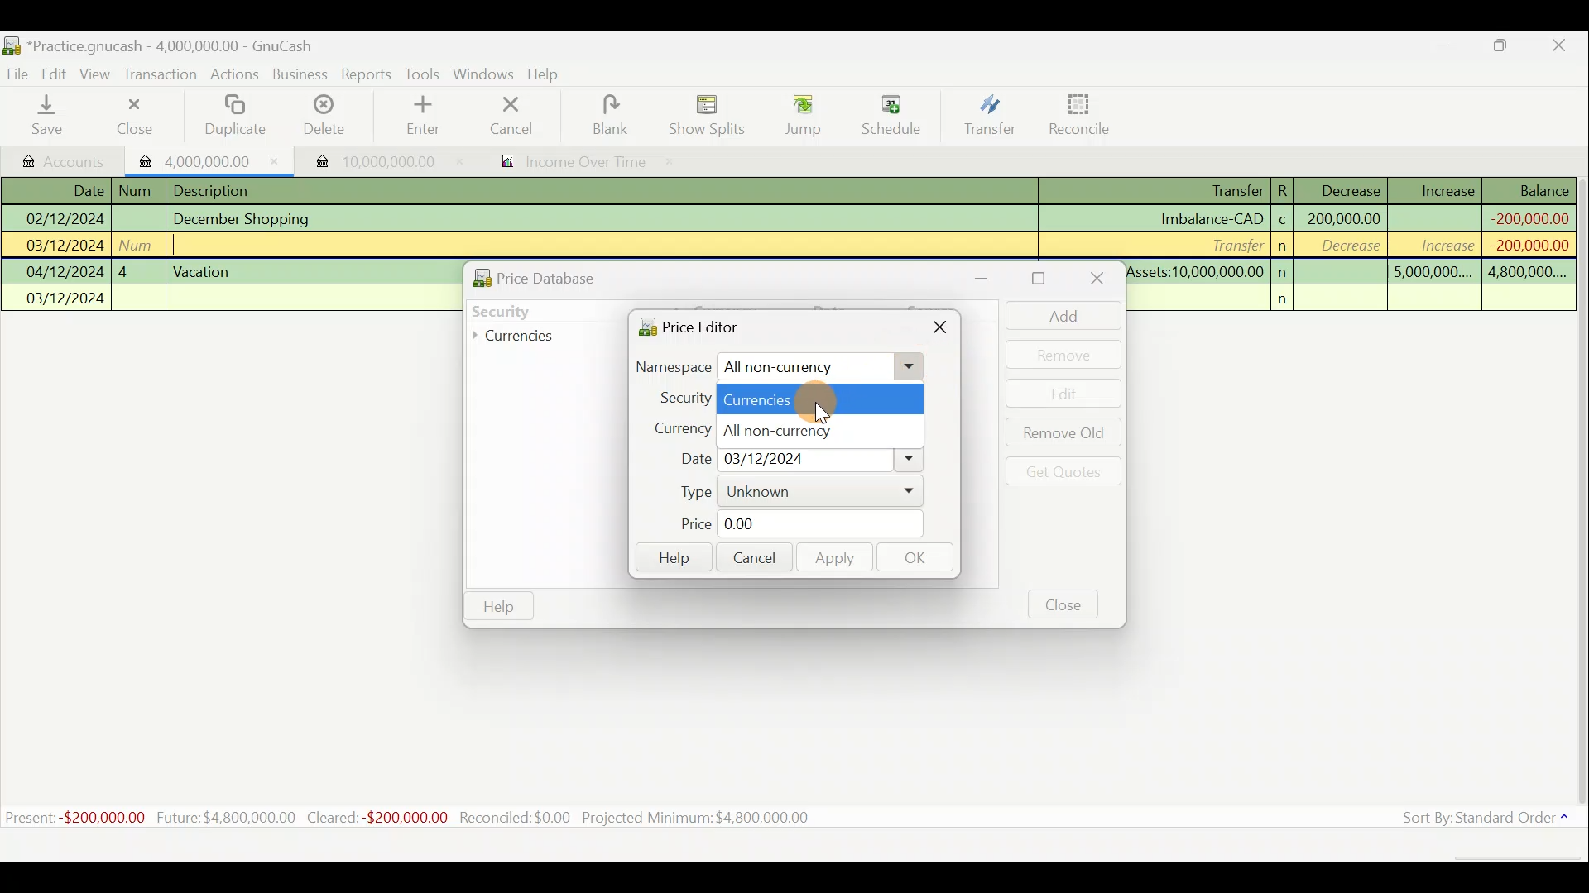 The image size is (1589, 893). I want to click on Jump, so click(796, 116).